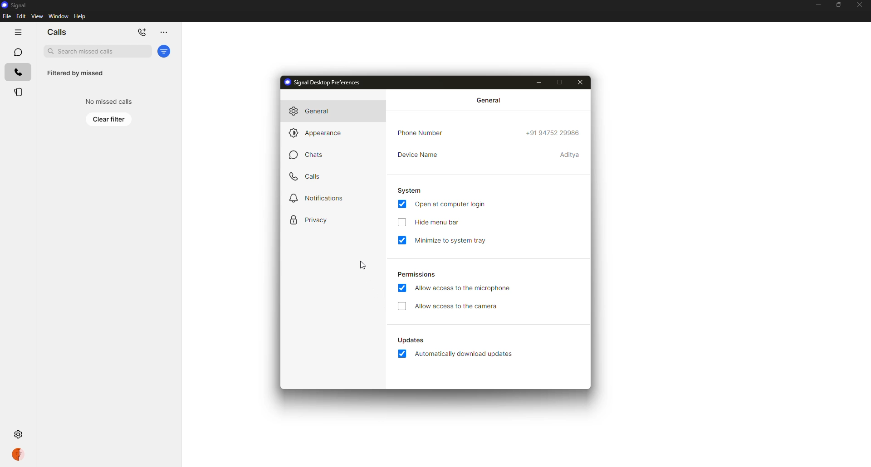 Image resolution: width=871 pixels, height=467 pixels. What do you see at coordinates (458, 307) in the screenshot?
I see `allow access to camera` at bounding box center [458, 307].